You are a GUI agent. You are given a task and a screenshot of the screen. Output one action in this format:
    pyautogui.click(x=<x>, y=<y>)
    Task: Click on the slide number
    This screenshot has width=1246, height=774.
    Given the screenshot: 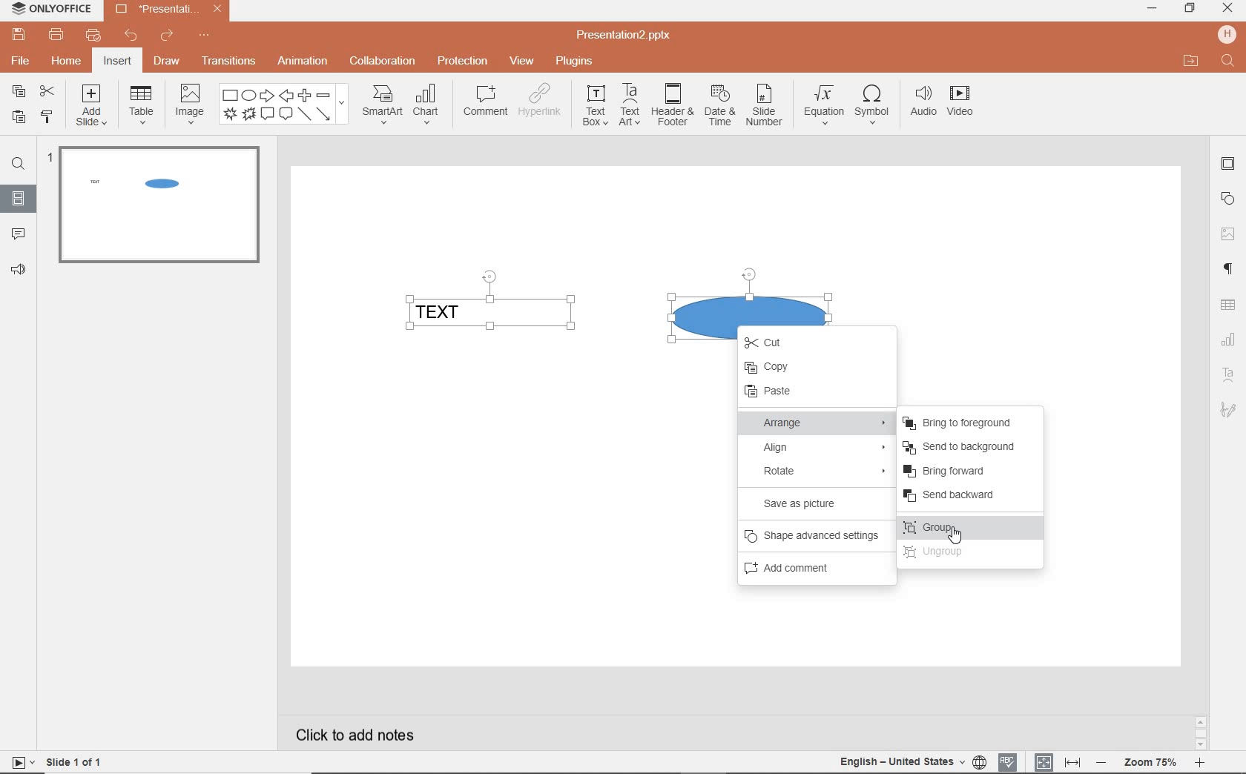 What is the action you would take?
    pyautogui.click(x=764, y=107)
    